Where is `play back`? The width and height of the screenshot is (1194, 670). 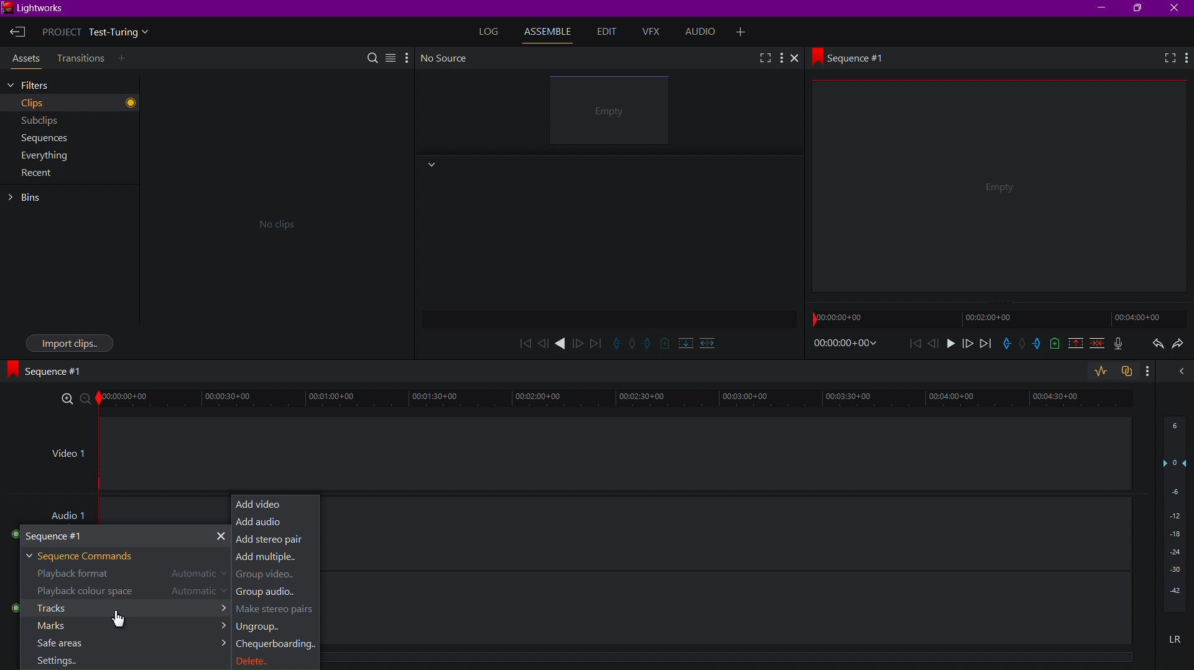
play back is located at coordinates (524, 342).